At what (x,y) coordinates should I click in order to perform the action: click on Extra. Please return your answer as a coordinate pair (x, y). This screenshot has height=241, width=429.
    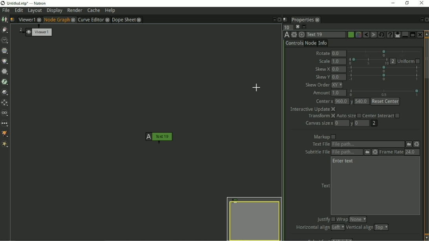
    Looking at the image, I should click on (6, 145).